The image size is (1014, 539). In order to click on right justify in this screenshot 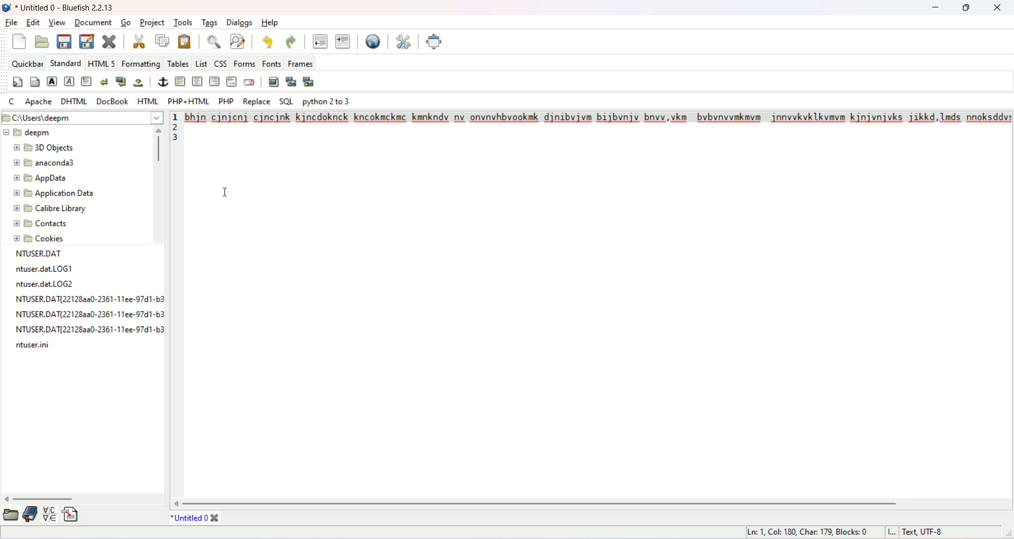, I will do `click(216, 83)`.